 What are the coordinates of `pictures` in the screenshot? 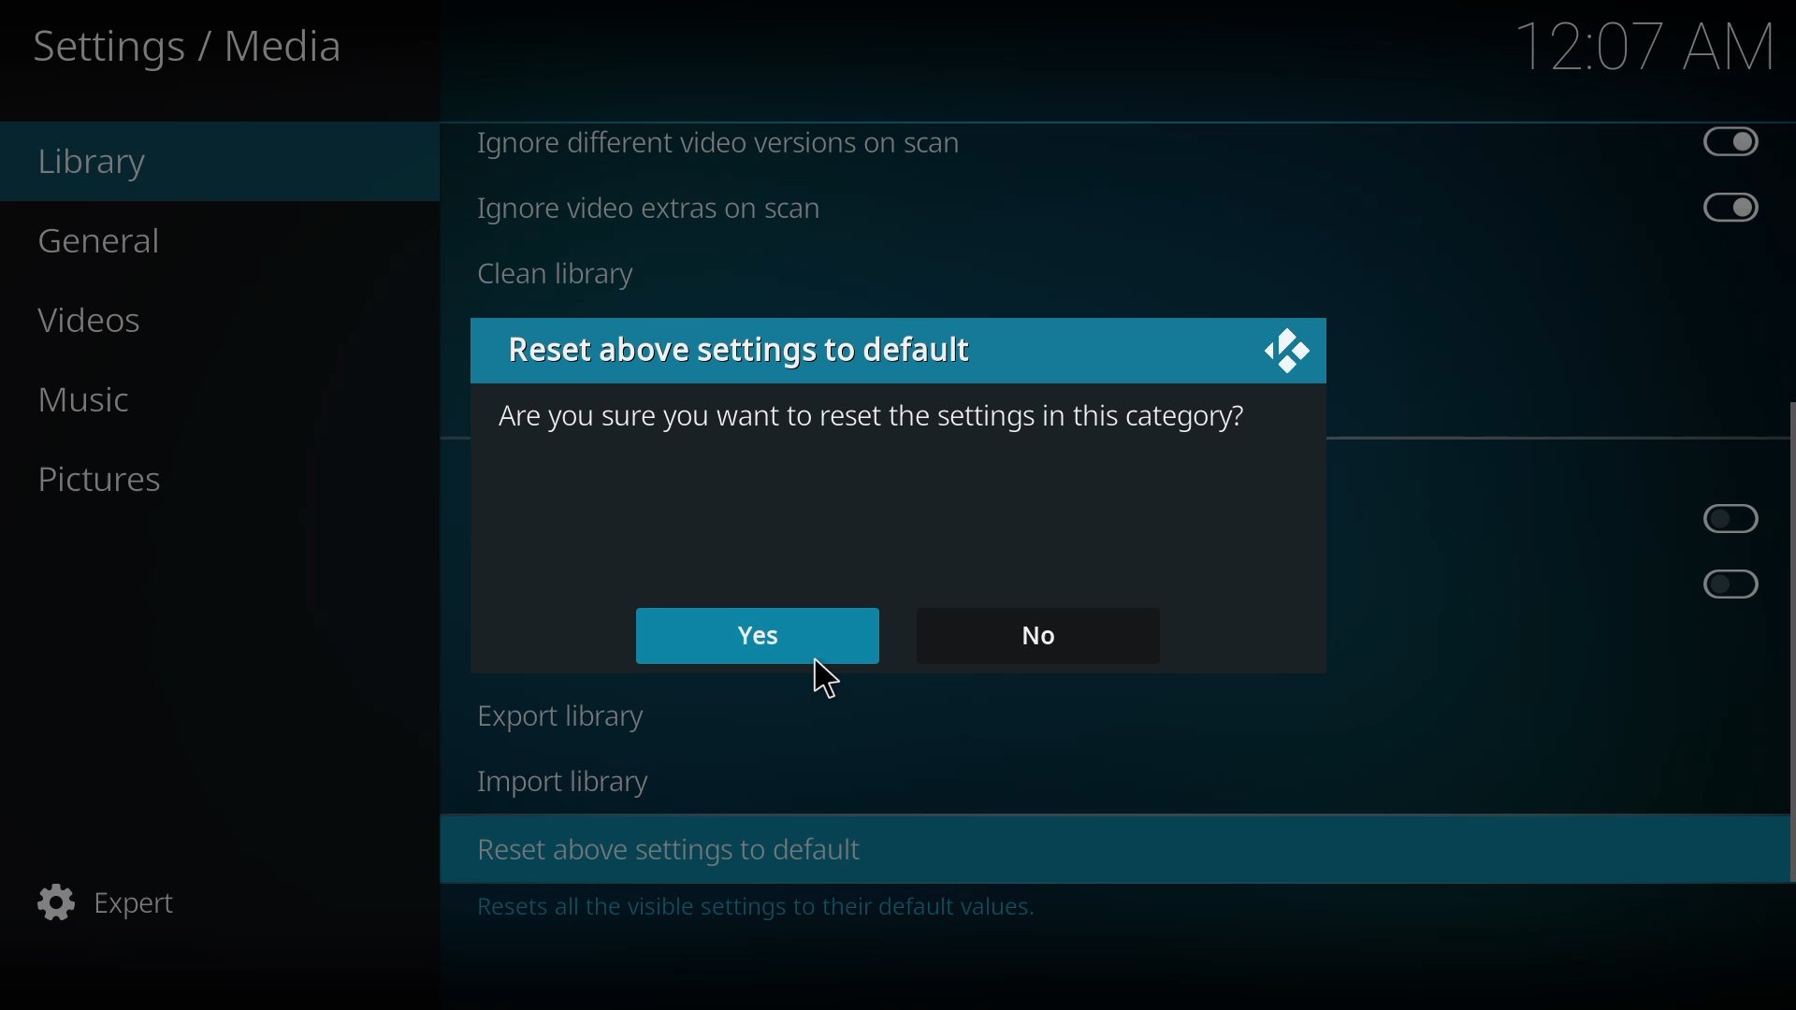 It's located at (96, 479).